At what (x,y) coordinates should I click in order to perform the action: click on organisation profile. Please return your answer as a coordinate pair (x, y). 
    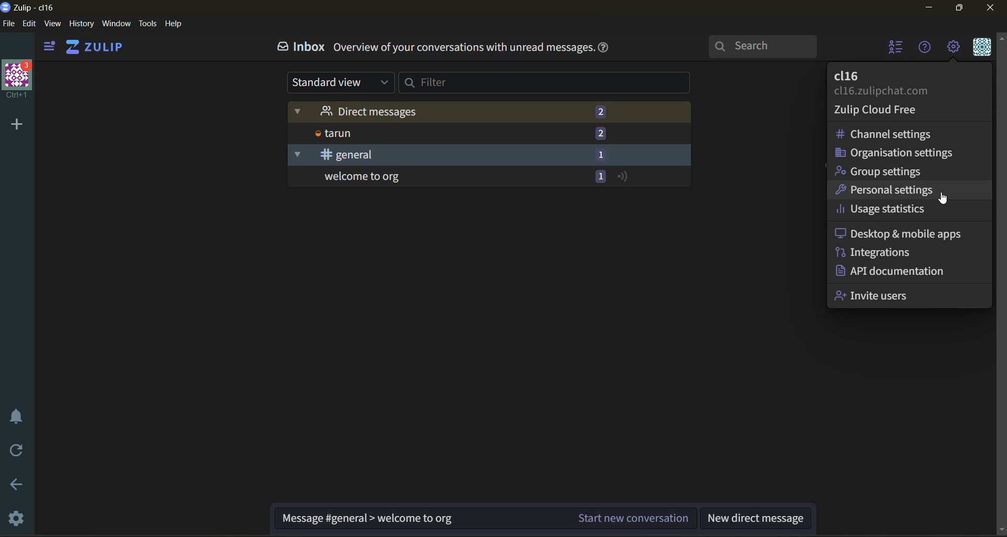
    Looking at the image, I should click on (16, 78).